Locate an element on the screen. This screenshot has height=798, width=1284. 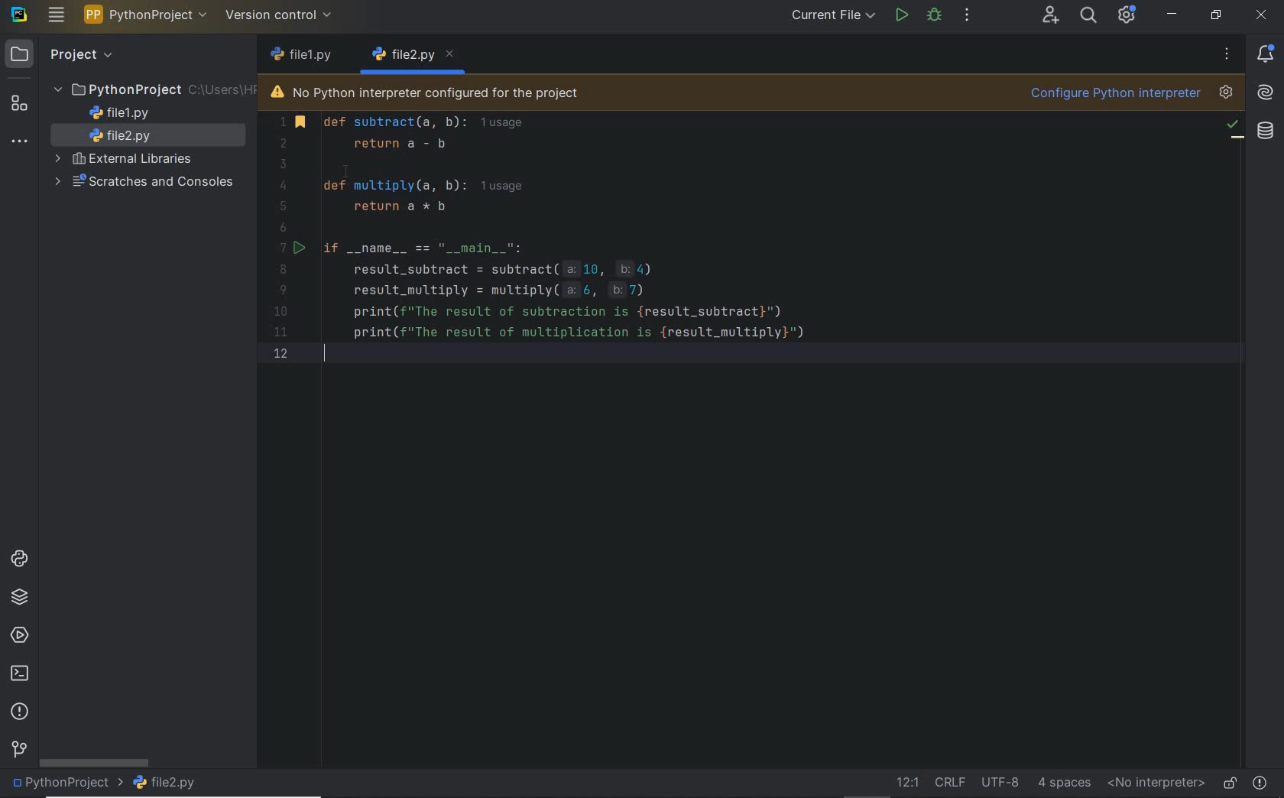
current file is located at coordinates (833, 15).